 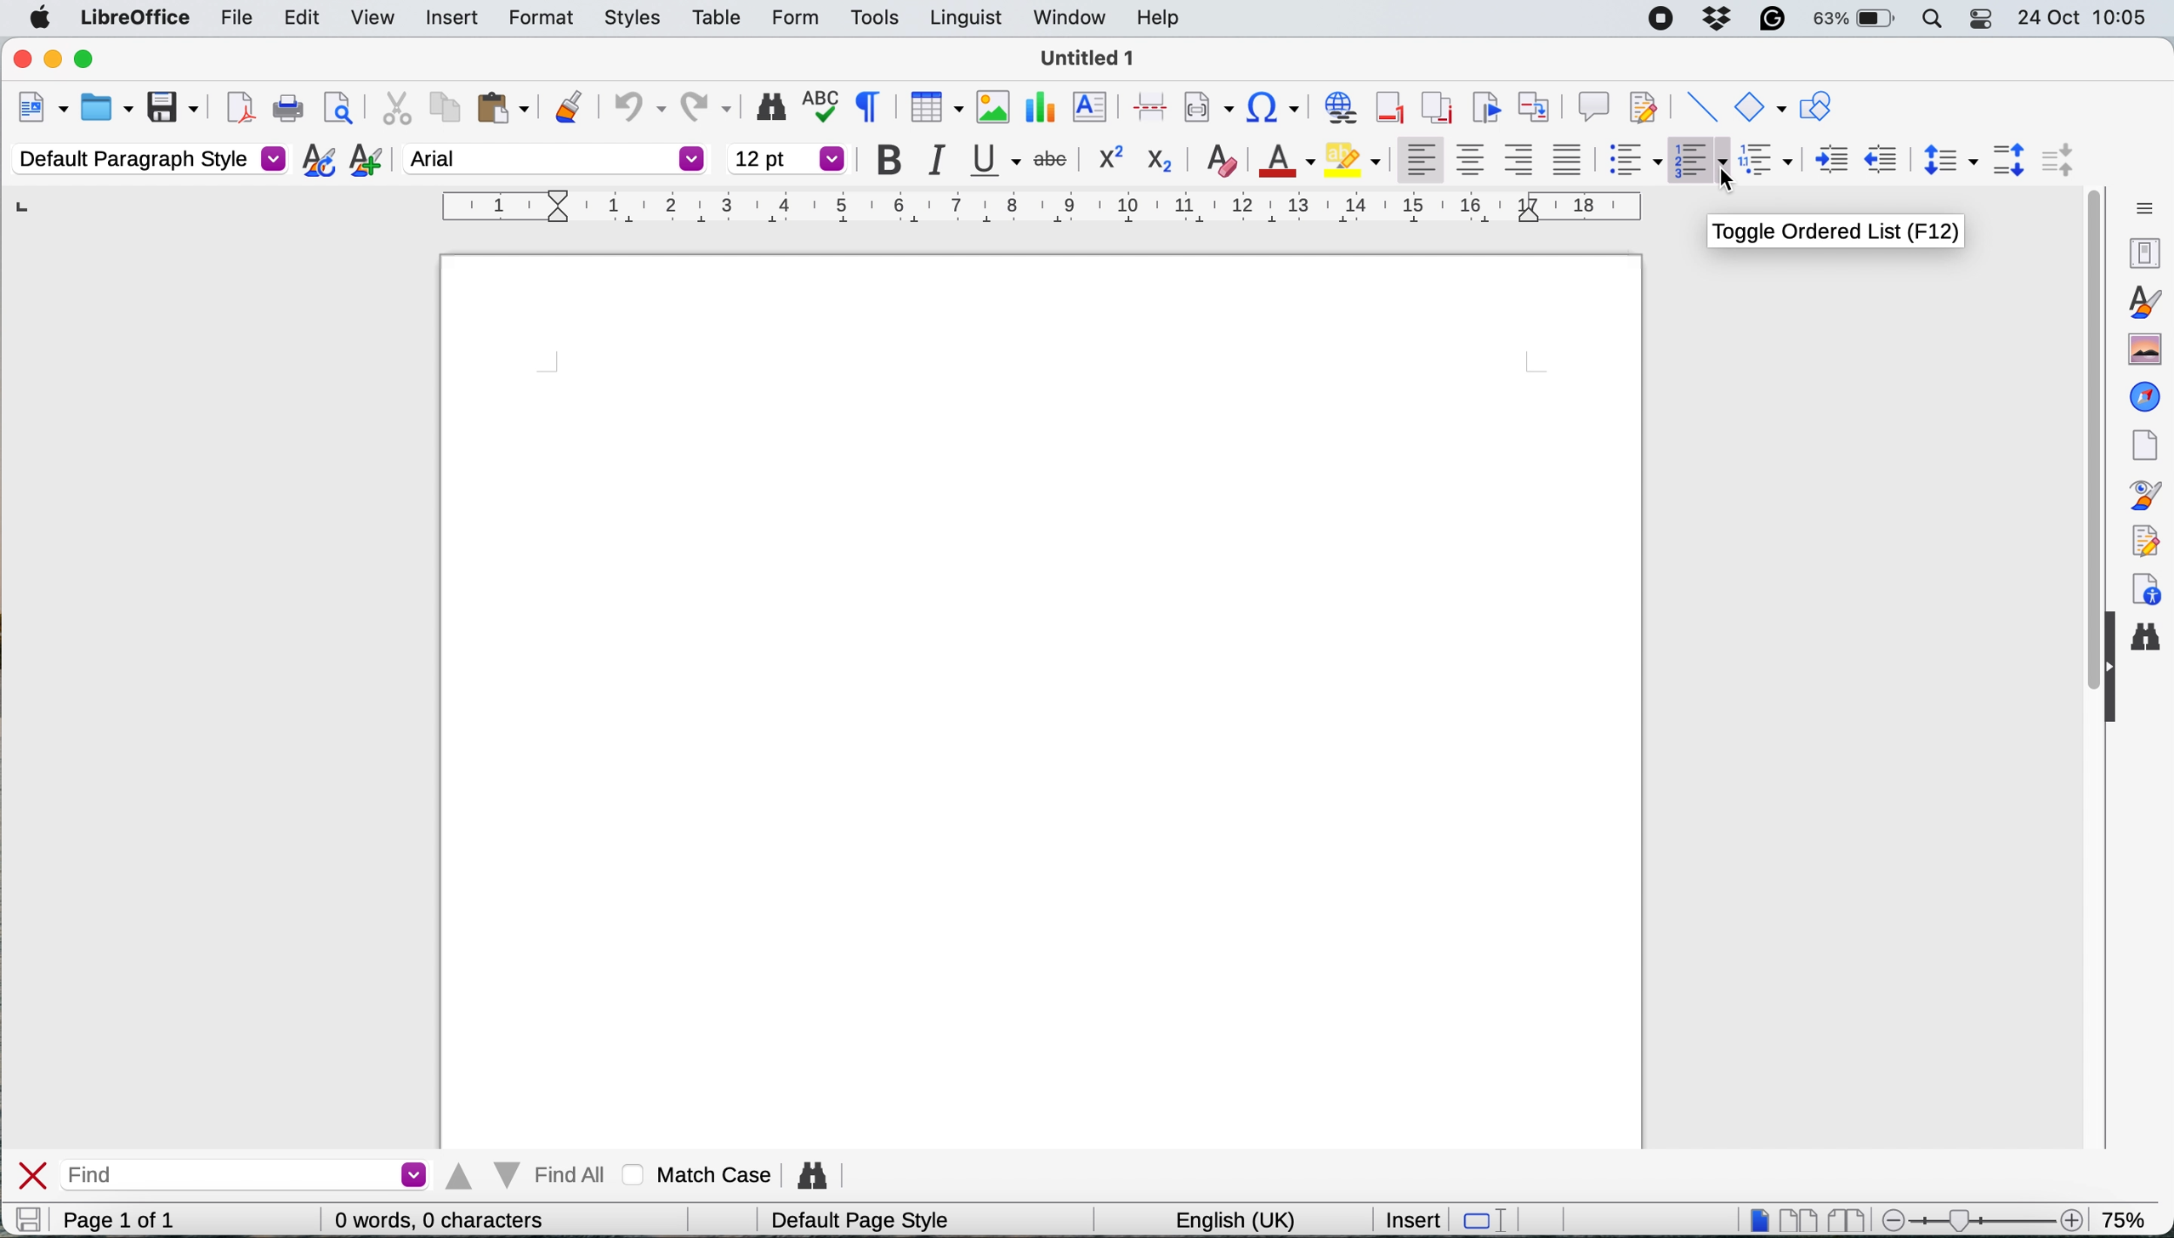 What do you see at coordinates (1593, 104) in the screenshot?
I see `insert comment` at bounding box center [1593, 104].